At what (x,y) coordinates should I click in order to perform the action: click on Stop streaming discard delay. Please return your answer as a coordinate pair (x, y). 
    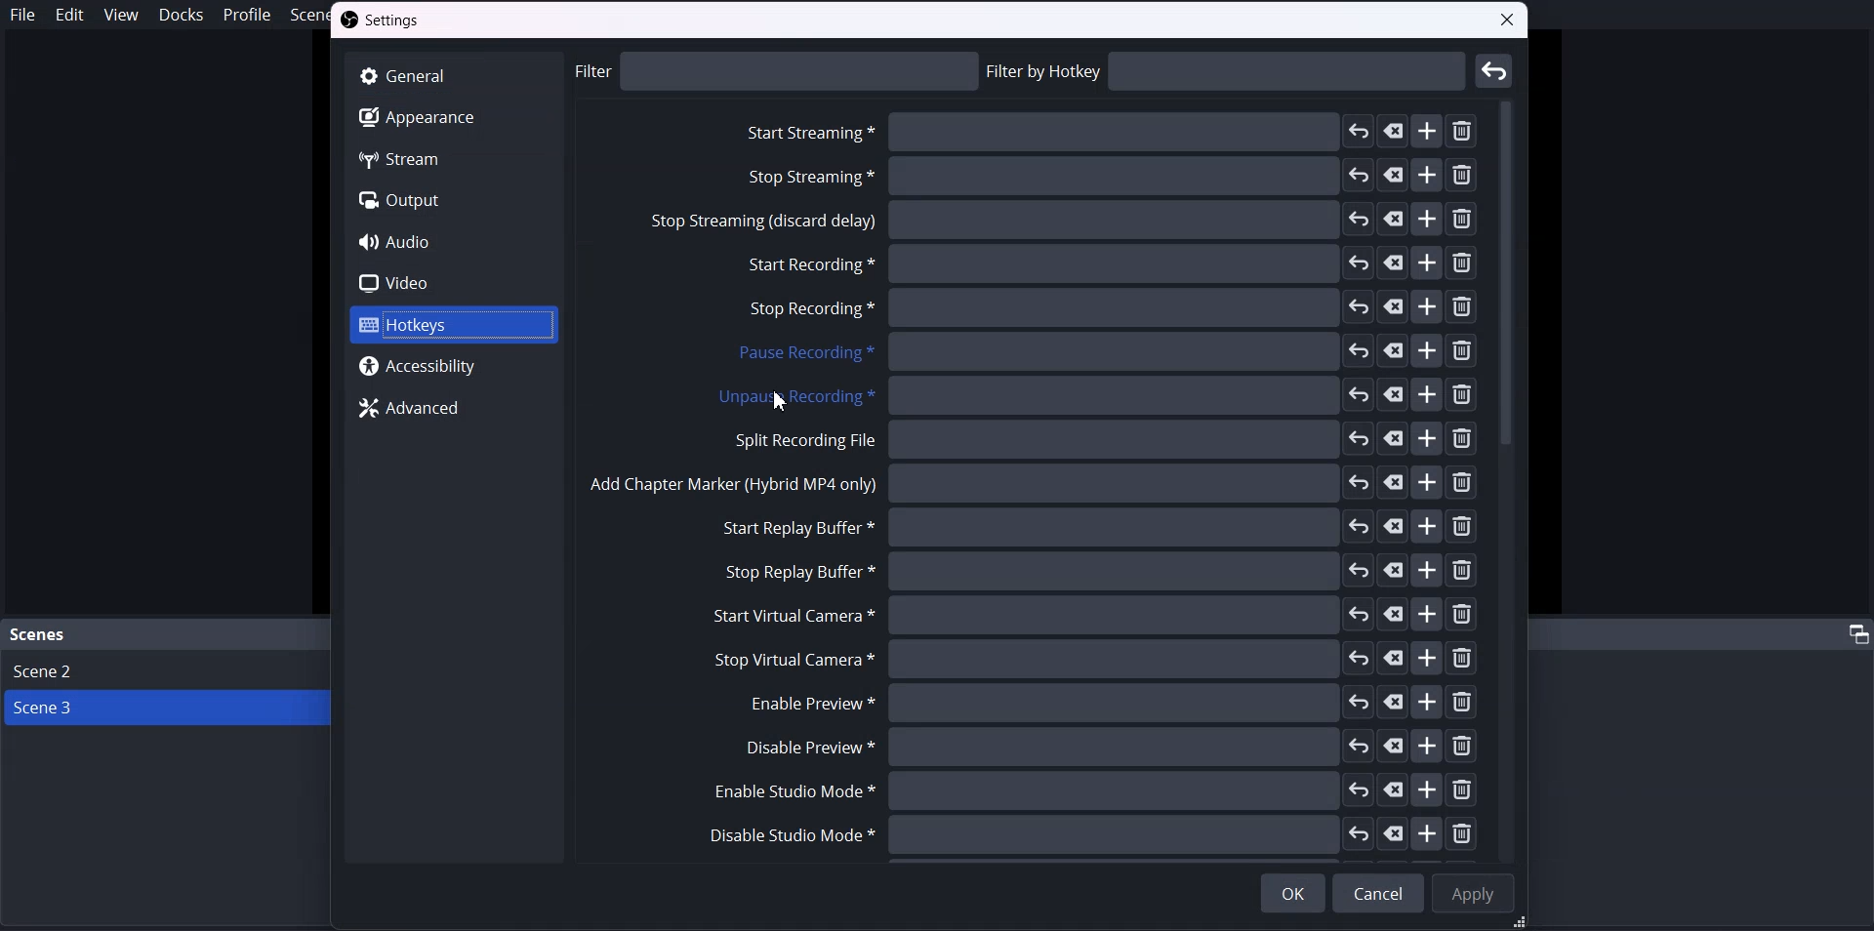
    Looking at the image, I should click on (1058, 220).